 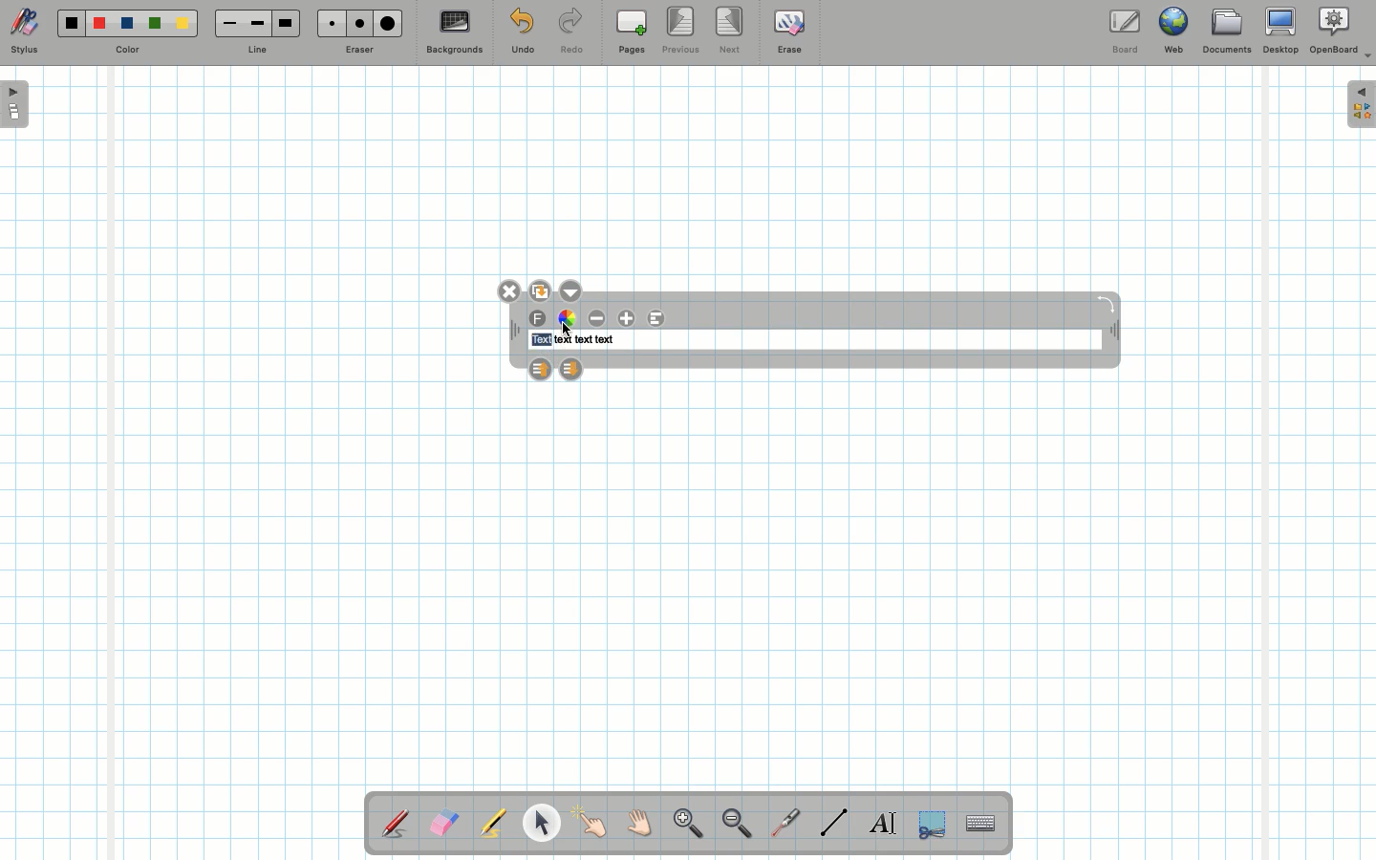 What do you see at coordinates (737, 825) in the screenshot?
I see `Zoom out` at bounding box center [737, 825].